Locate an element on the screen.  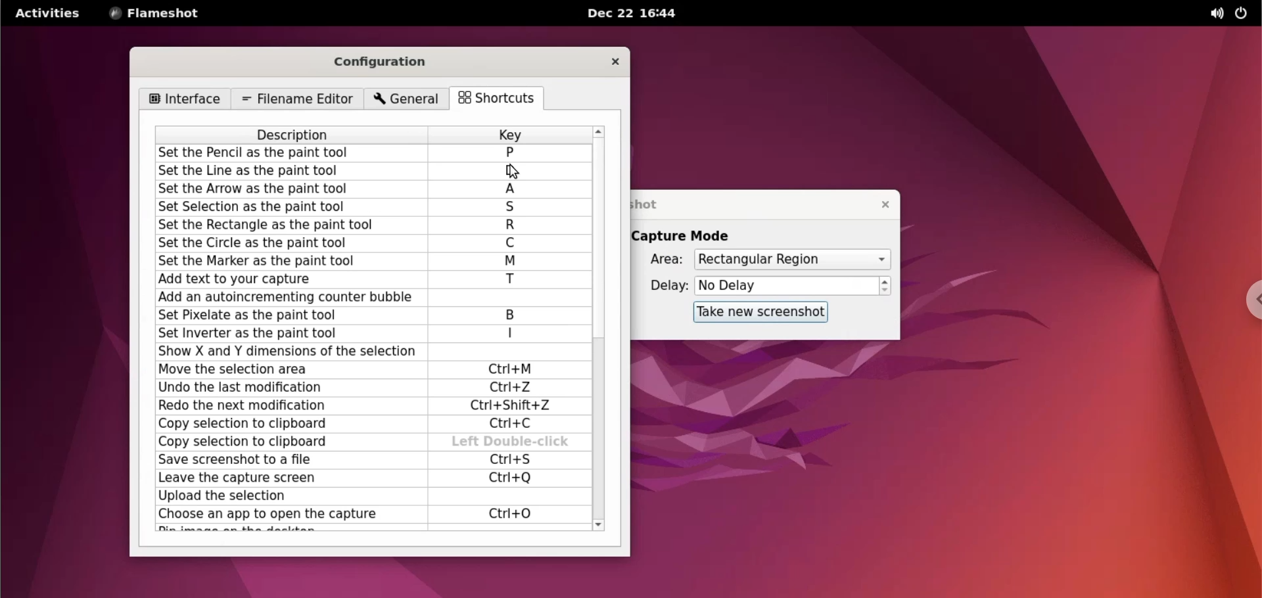
set the pencil as the paint tool is located at coordinates (294, 154).